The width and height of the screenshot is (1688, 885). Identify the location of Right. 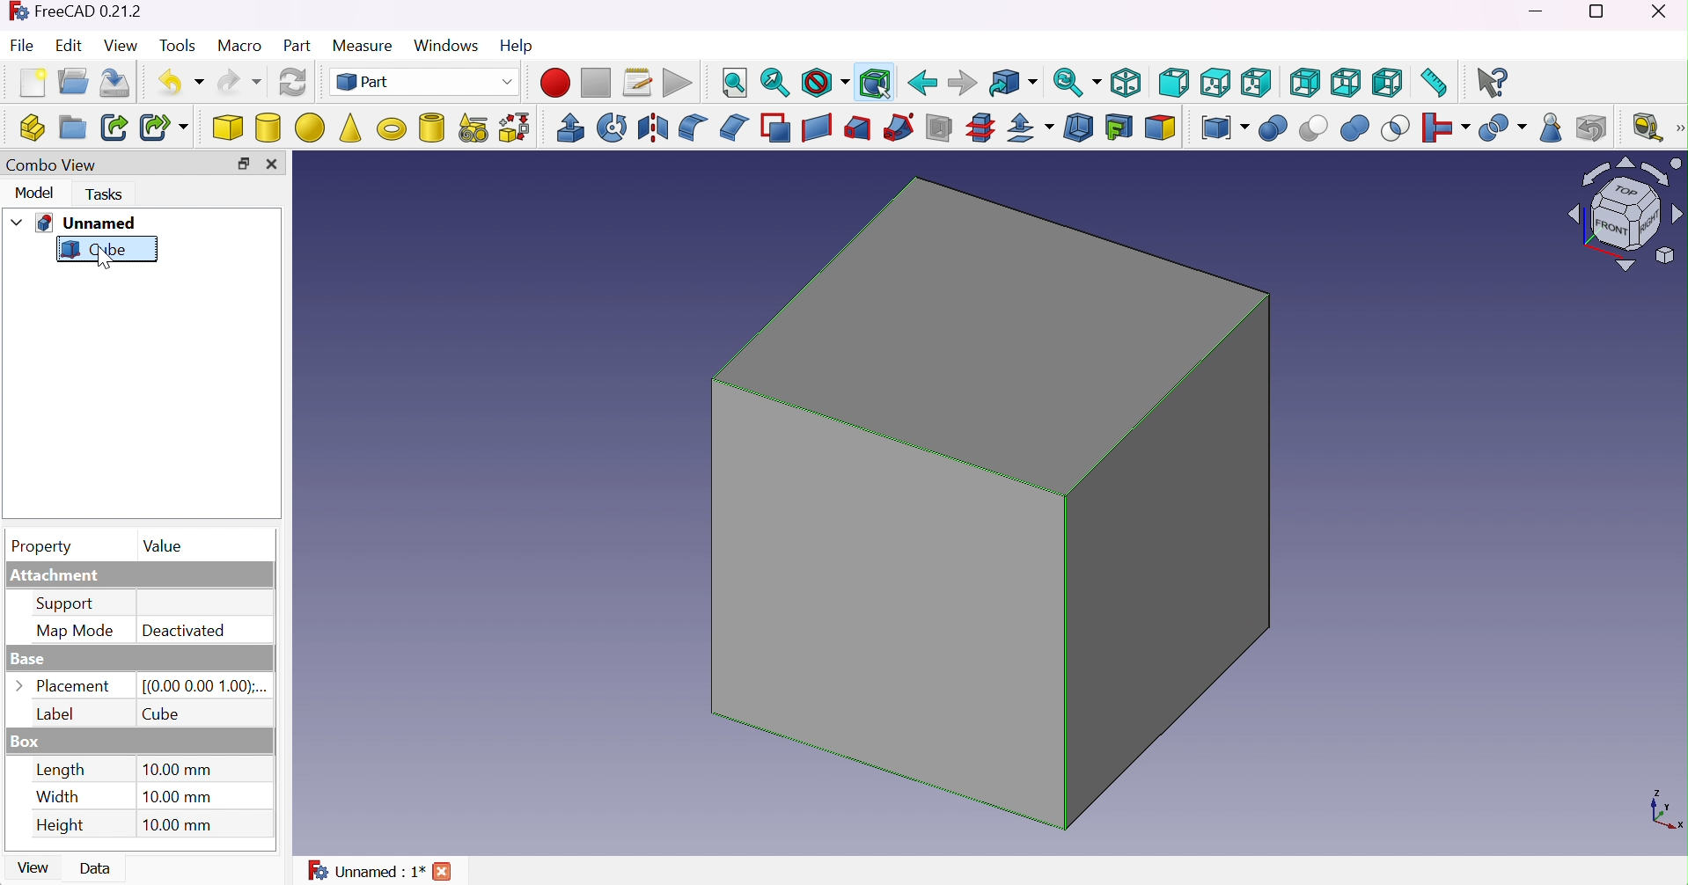
(1256, 83).